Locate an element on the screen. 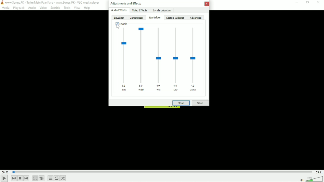  Video is located at coordinates (43, 8).